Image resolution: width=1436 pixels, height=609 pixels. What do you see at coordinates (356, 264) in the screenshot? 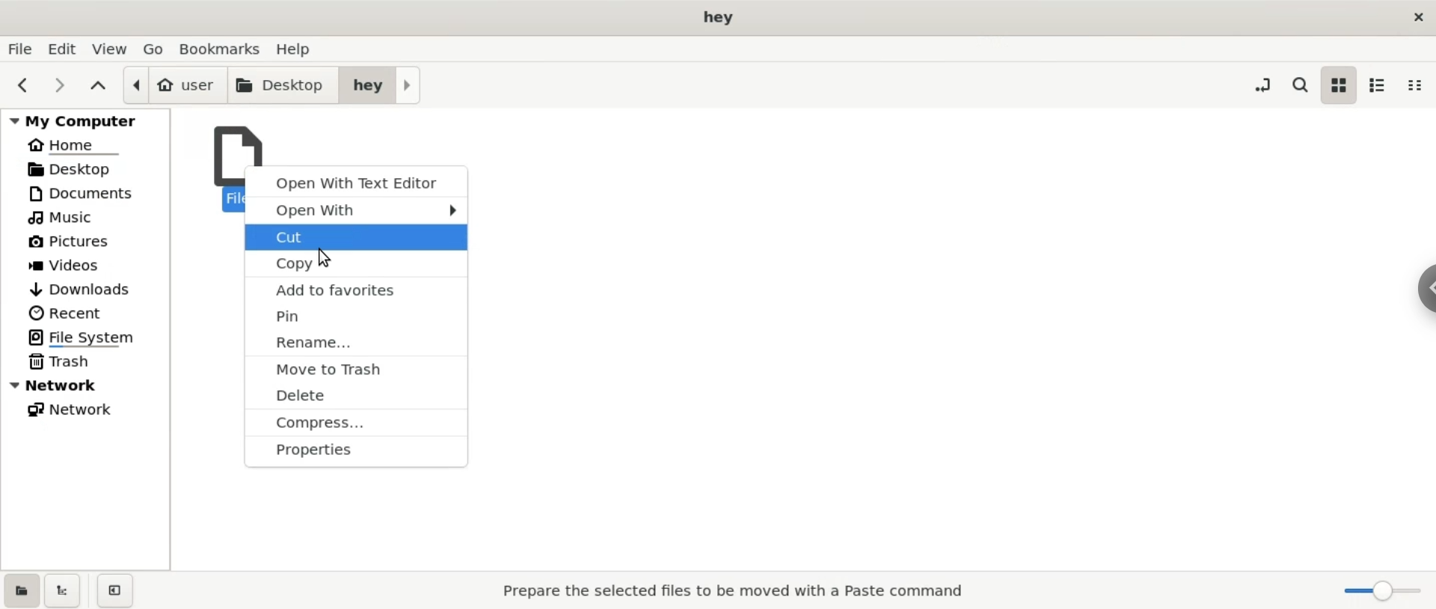
I see `copy` at bounding box center [356, 264].